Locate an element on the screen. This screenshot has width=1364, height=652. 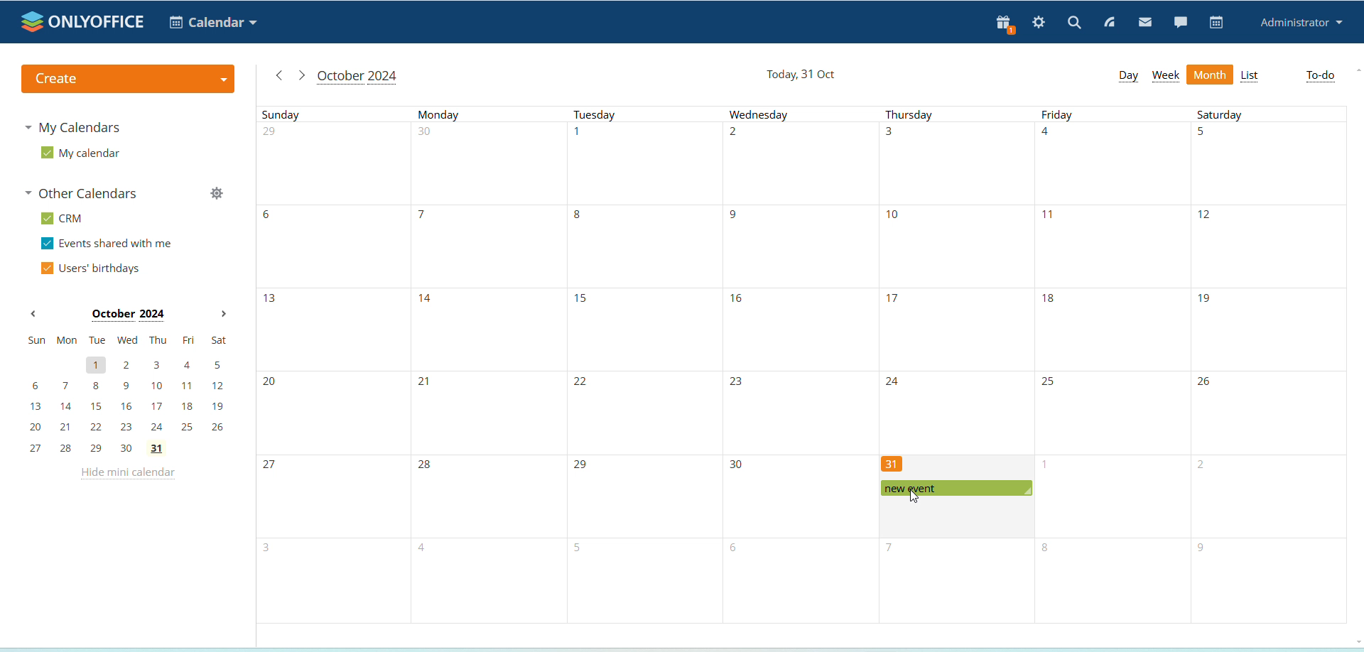
other calendars is located at coordinates (85, 195).